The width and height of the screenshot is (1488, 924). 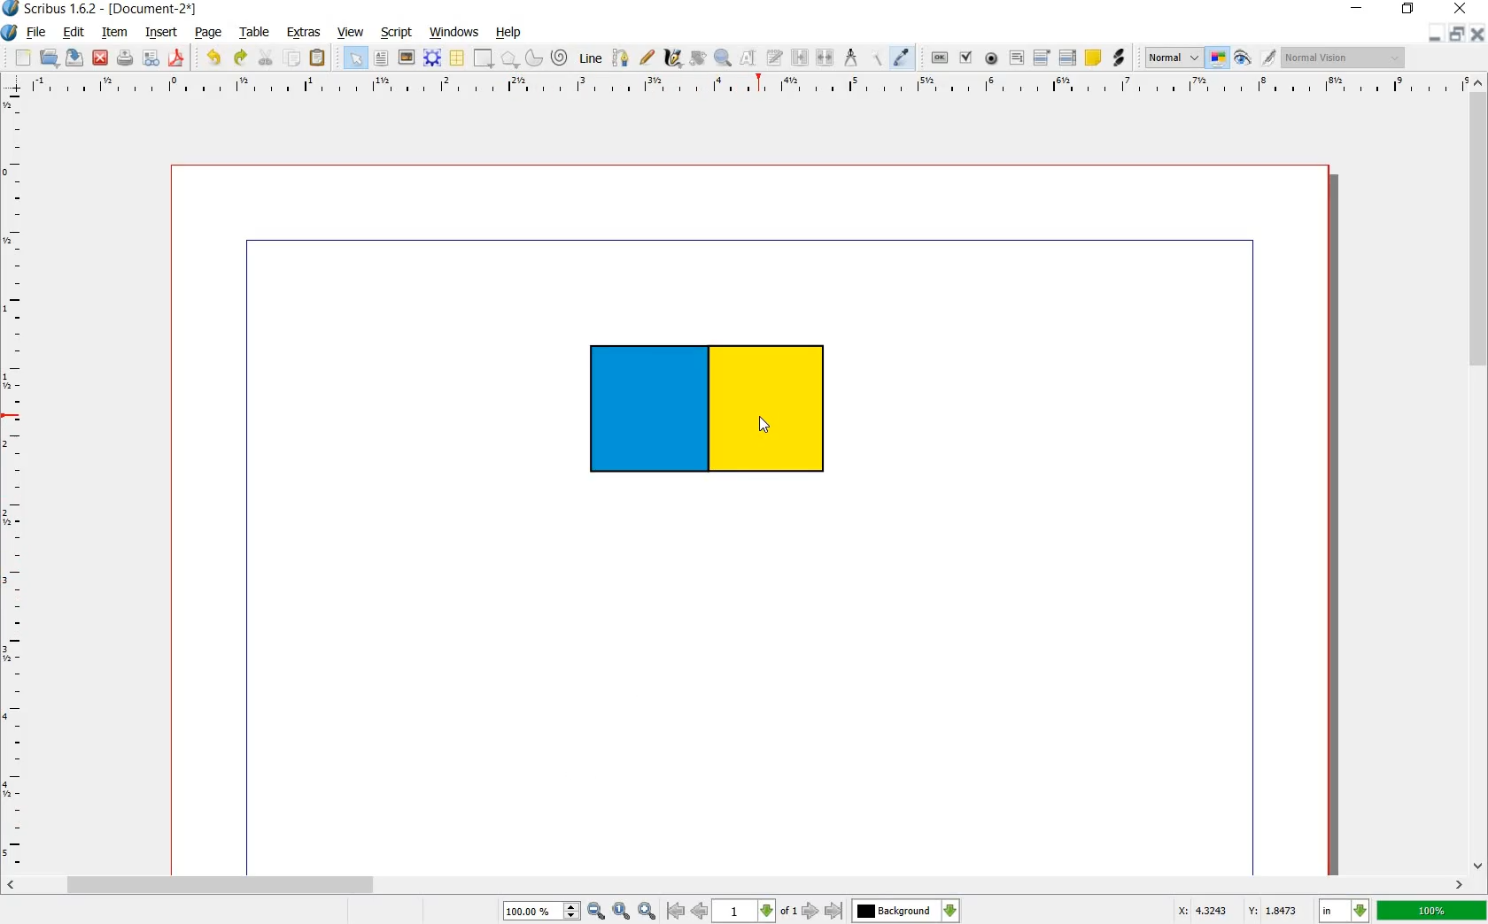 I want to click on edit text with story editor, so click(x=775, y=58).